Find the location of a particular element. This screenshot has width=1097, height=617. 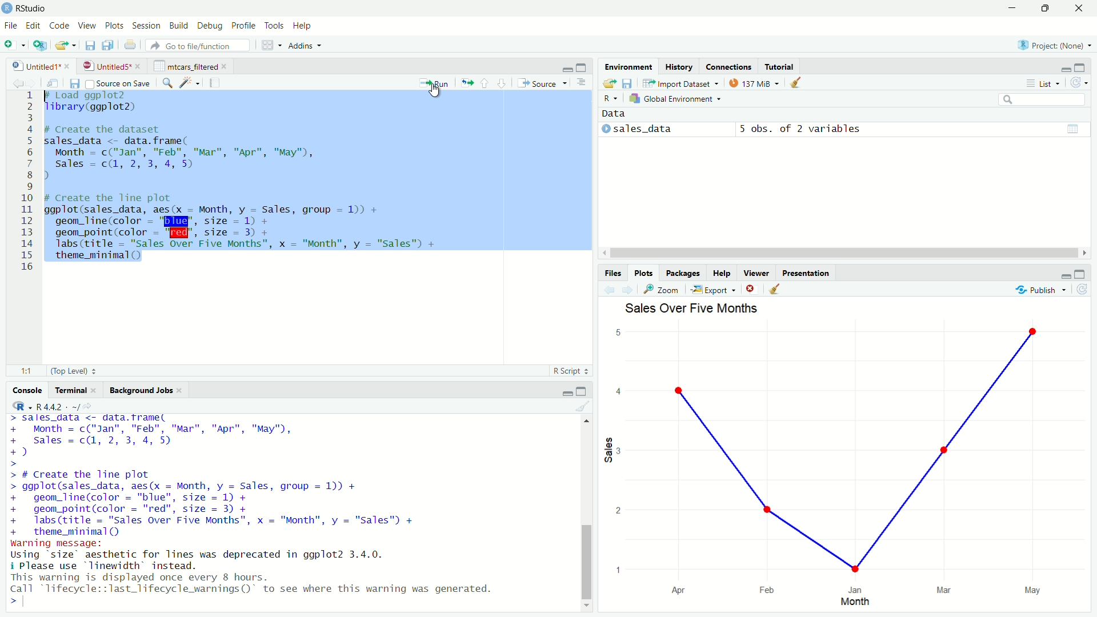

maximize is located at coordinates (1050, 9).